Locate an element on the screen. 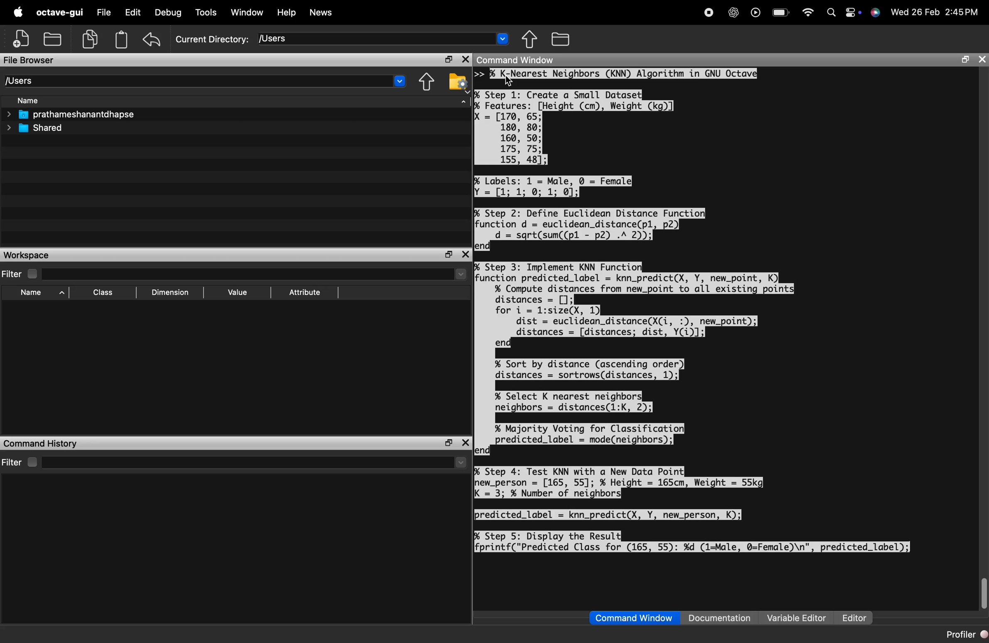 The height and width of the screenshot is (643, 989). % Select K nearest neighbors
neighbors = distances(1:K, 2);
% Majority Voting for Classification]
¢ predicted_label = mode(neighbors);
lend
% Step 4: Test KNN with a New Data Point]
hew_person = [165, 55]; % Height = 165cm, Weight = 55kg
K = 3; % Number of neighbors]
predicted_label = knn_predict(X, Y, new_person, K);
% Step 5: Display the Result
fprintf("Predicted Class for (165, 55): %d (1=Male, @=Female)\n", predicted_label); is located at coordinates (718, 471).